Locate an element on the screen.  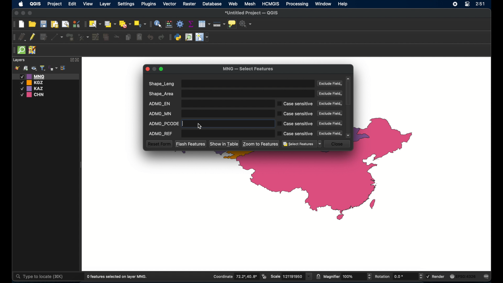
split features is located at coordinates (117, 37).